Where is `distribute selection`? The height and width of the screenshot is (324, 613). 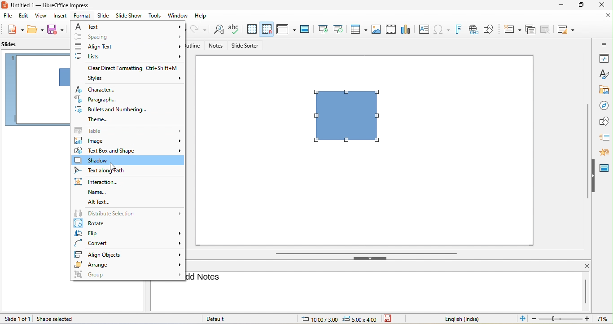 distribute selection is located at coordinates (127, 213).